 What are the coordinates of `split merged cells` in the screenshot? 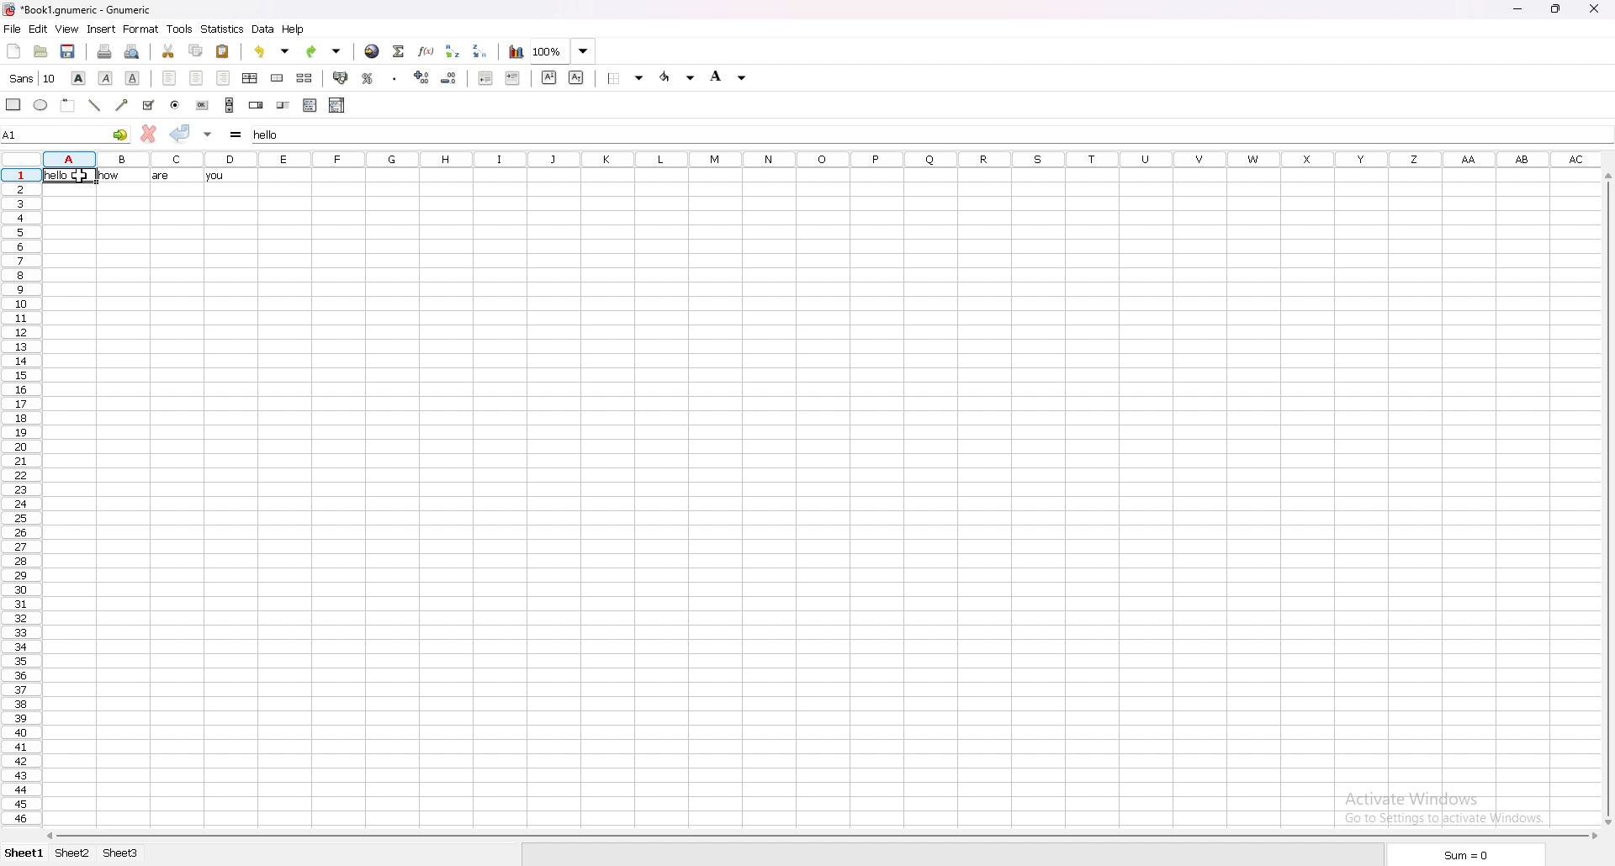 It's located at (304, 78).